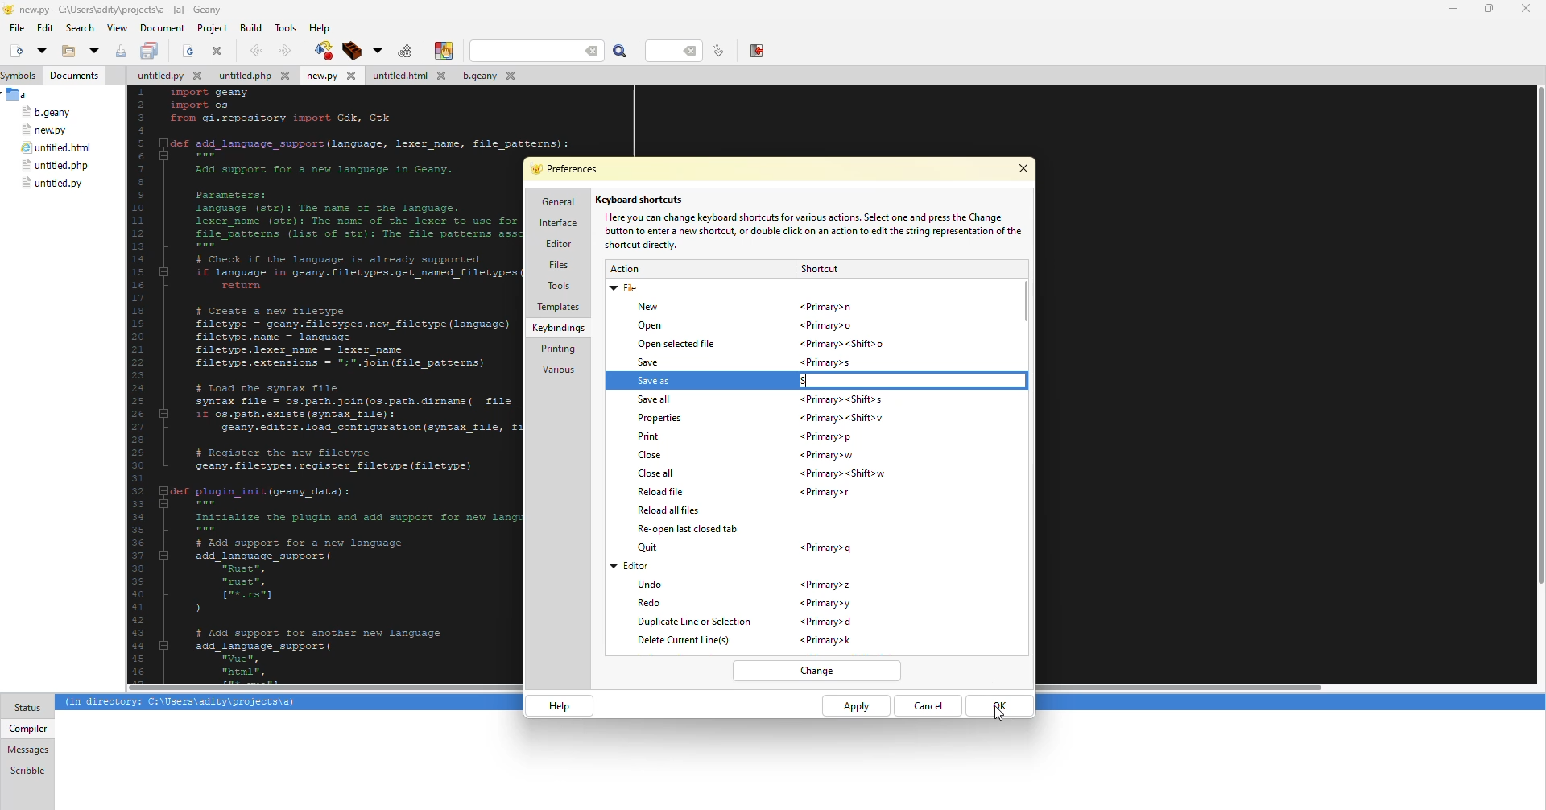 The height and width of the screenshot is (810, 1546). What do you see at coordinates (560, 328) in the screenshot?
I see `keybindings` at bounding box center [560, 328].